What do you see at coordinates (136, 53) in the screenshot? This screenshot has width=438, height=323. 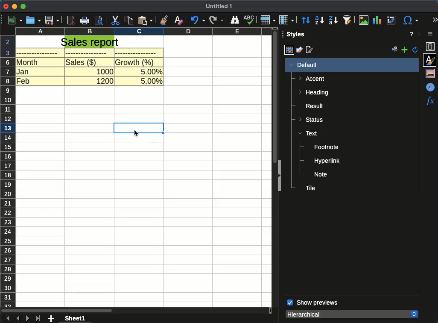 I see `blank` at bounding box center [136, 53].